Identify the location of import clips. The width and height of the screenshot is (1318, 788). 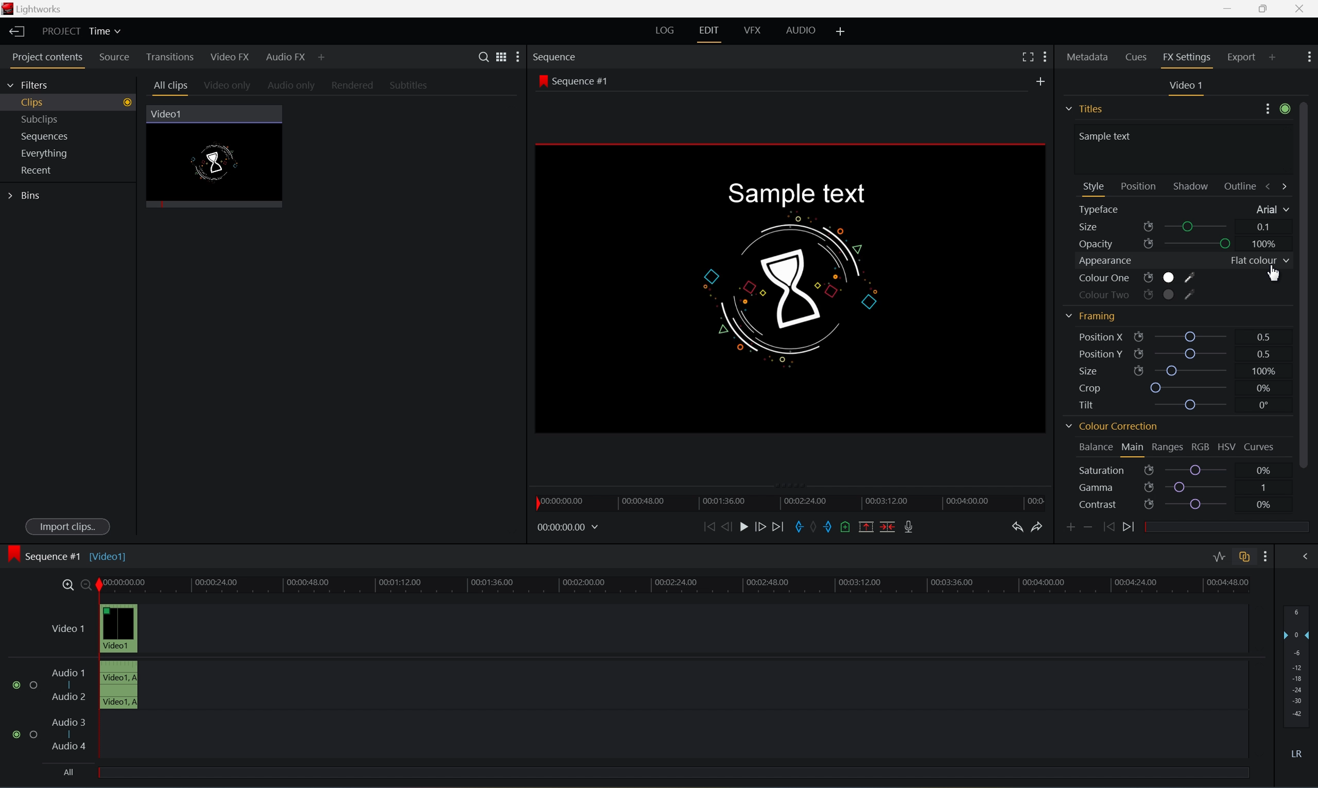
(70, 528).